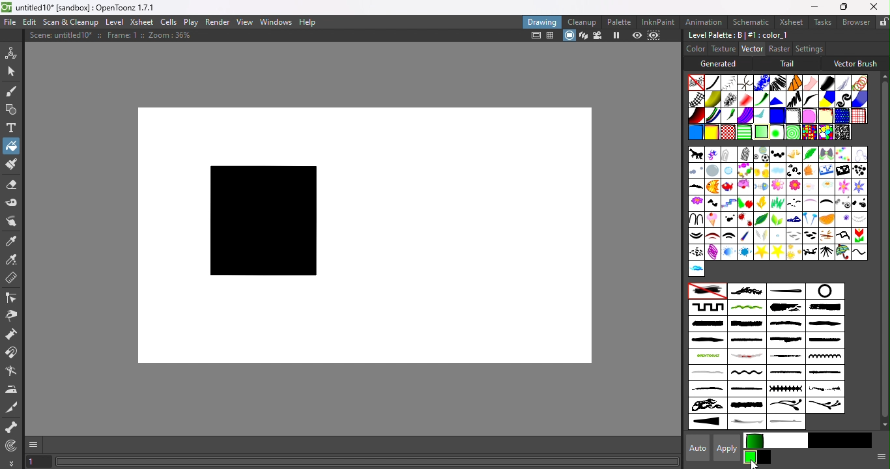 The image size is (890, 469). I want to click on Color, so click(696, 48).